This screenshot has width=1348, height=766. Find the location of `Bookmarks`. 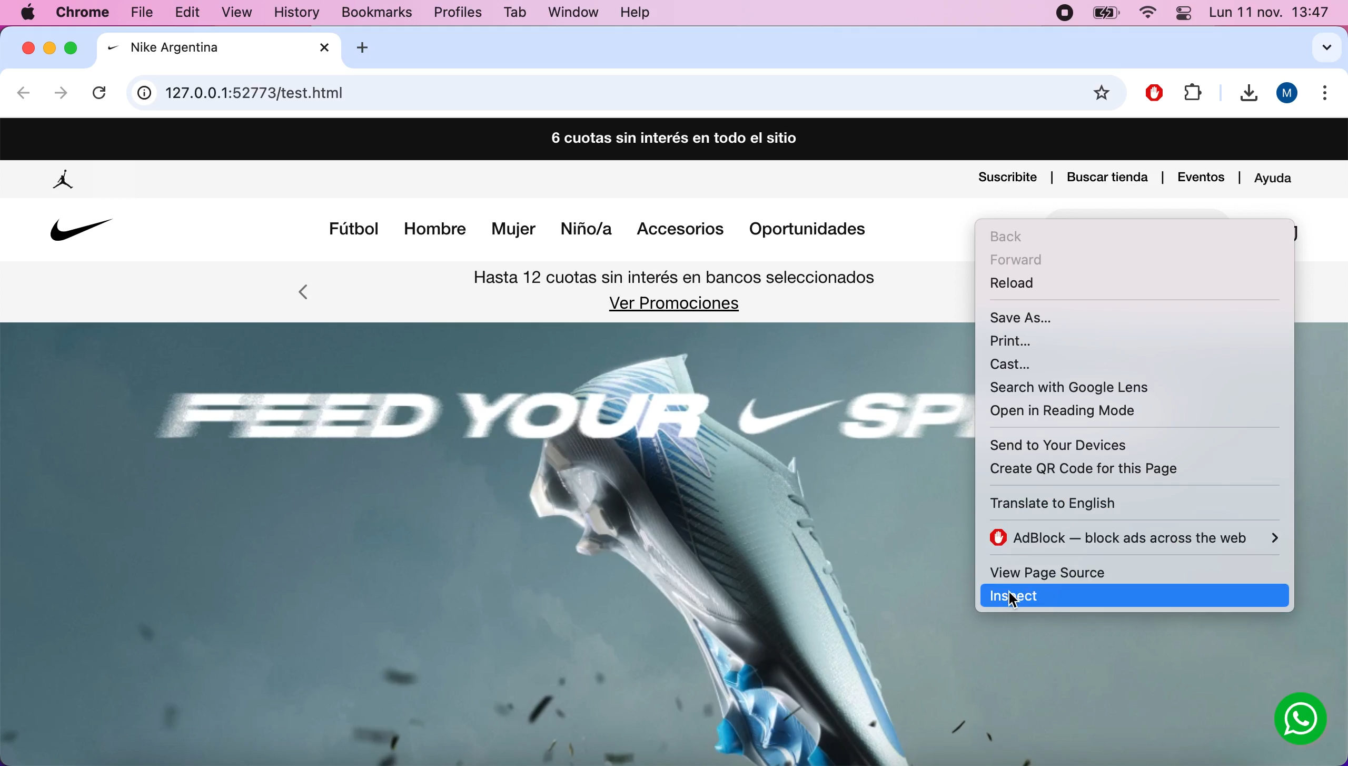

Bookmarks is located at coordinates (368, 13).